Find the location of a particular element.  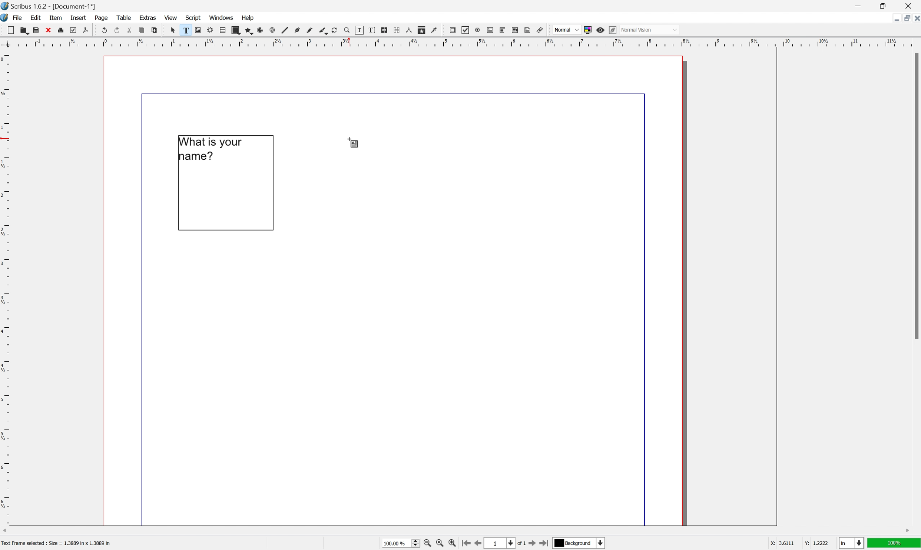

file is located at coordinates (19, 18).